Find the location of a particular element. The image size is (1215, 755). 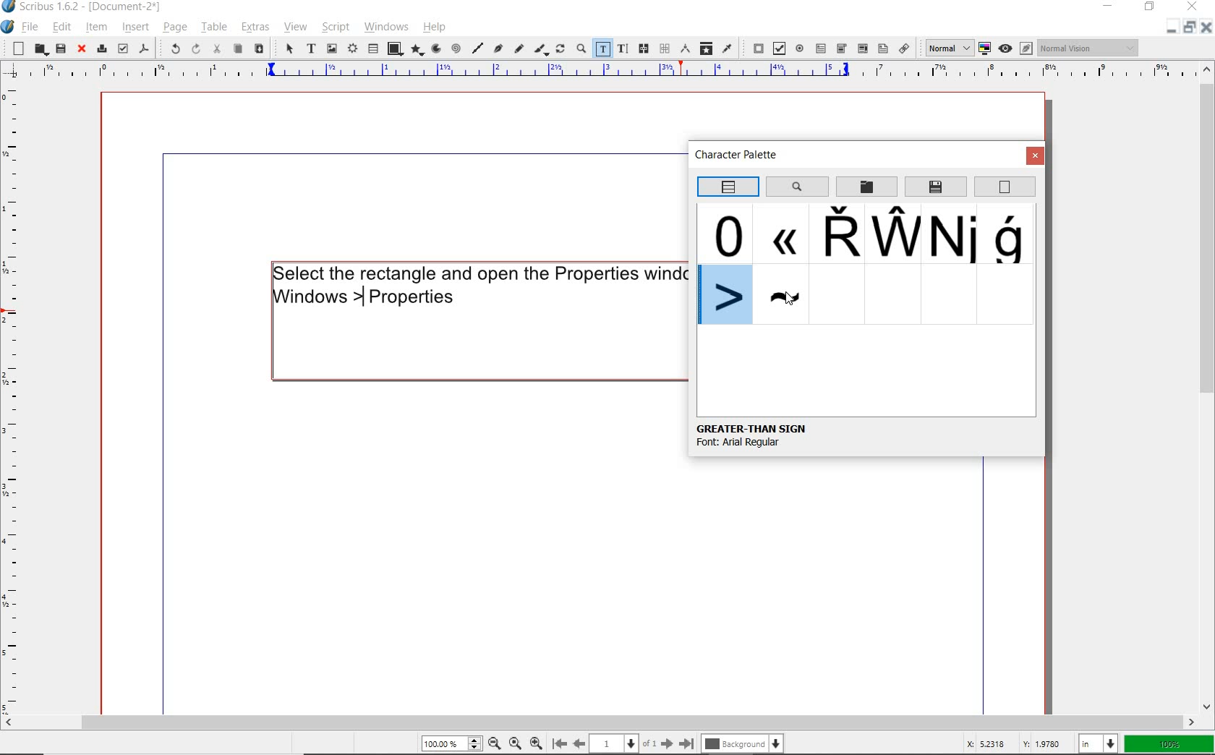

help is located at coordinates (435, 27).